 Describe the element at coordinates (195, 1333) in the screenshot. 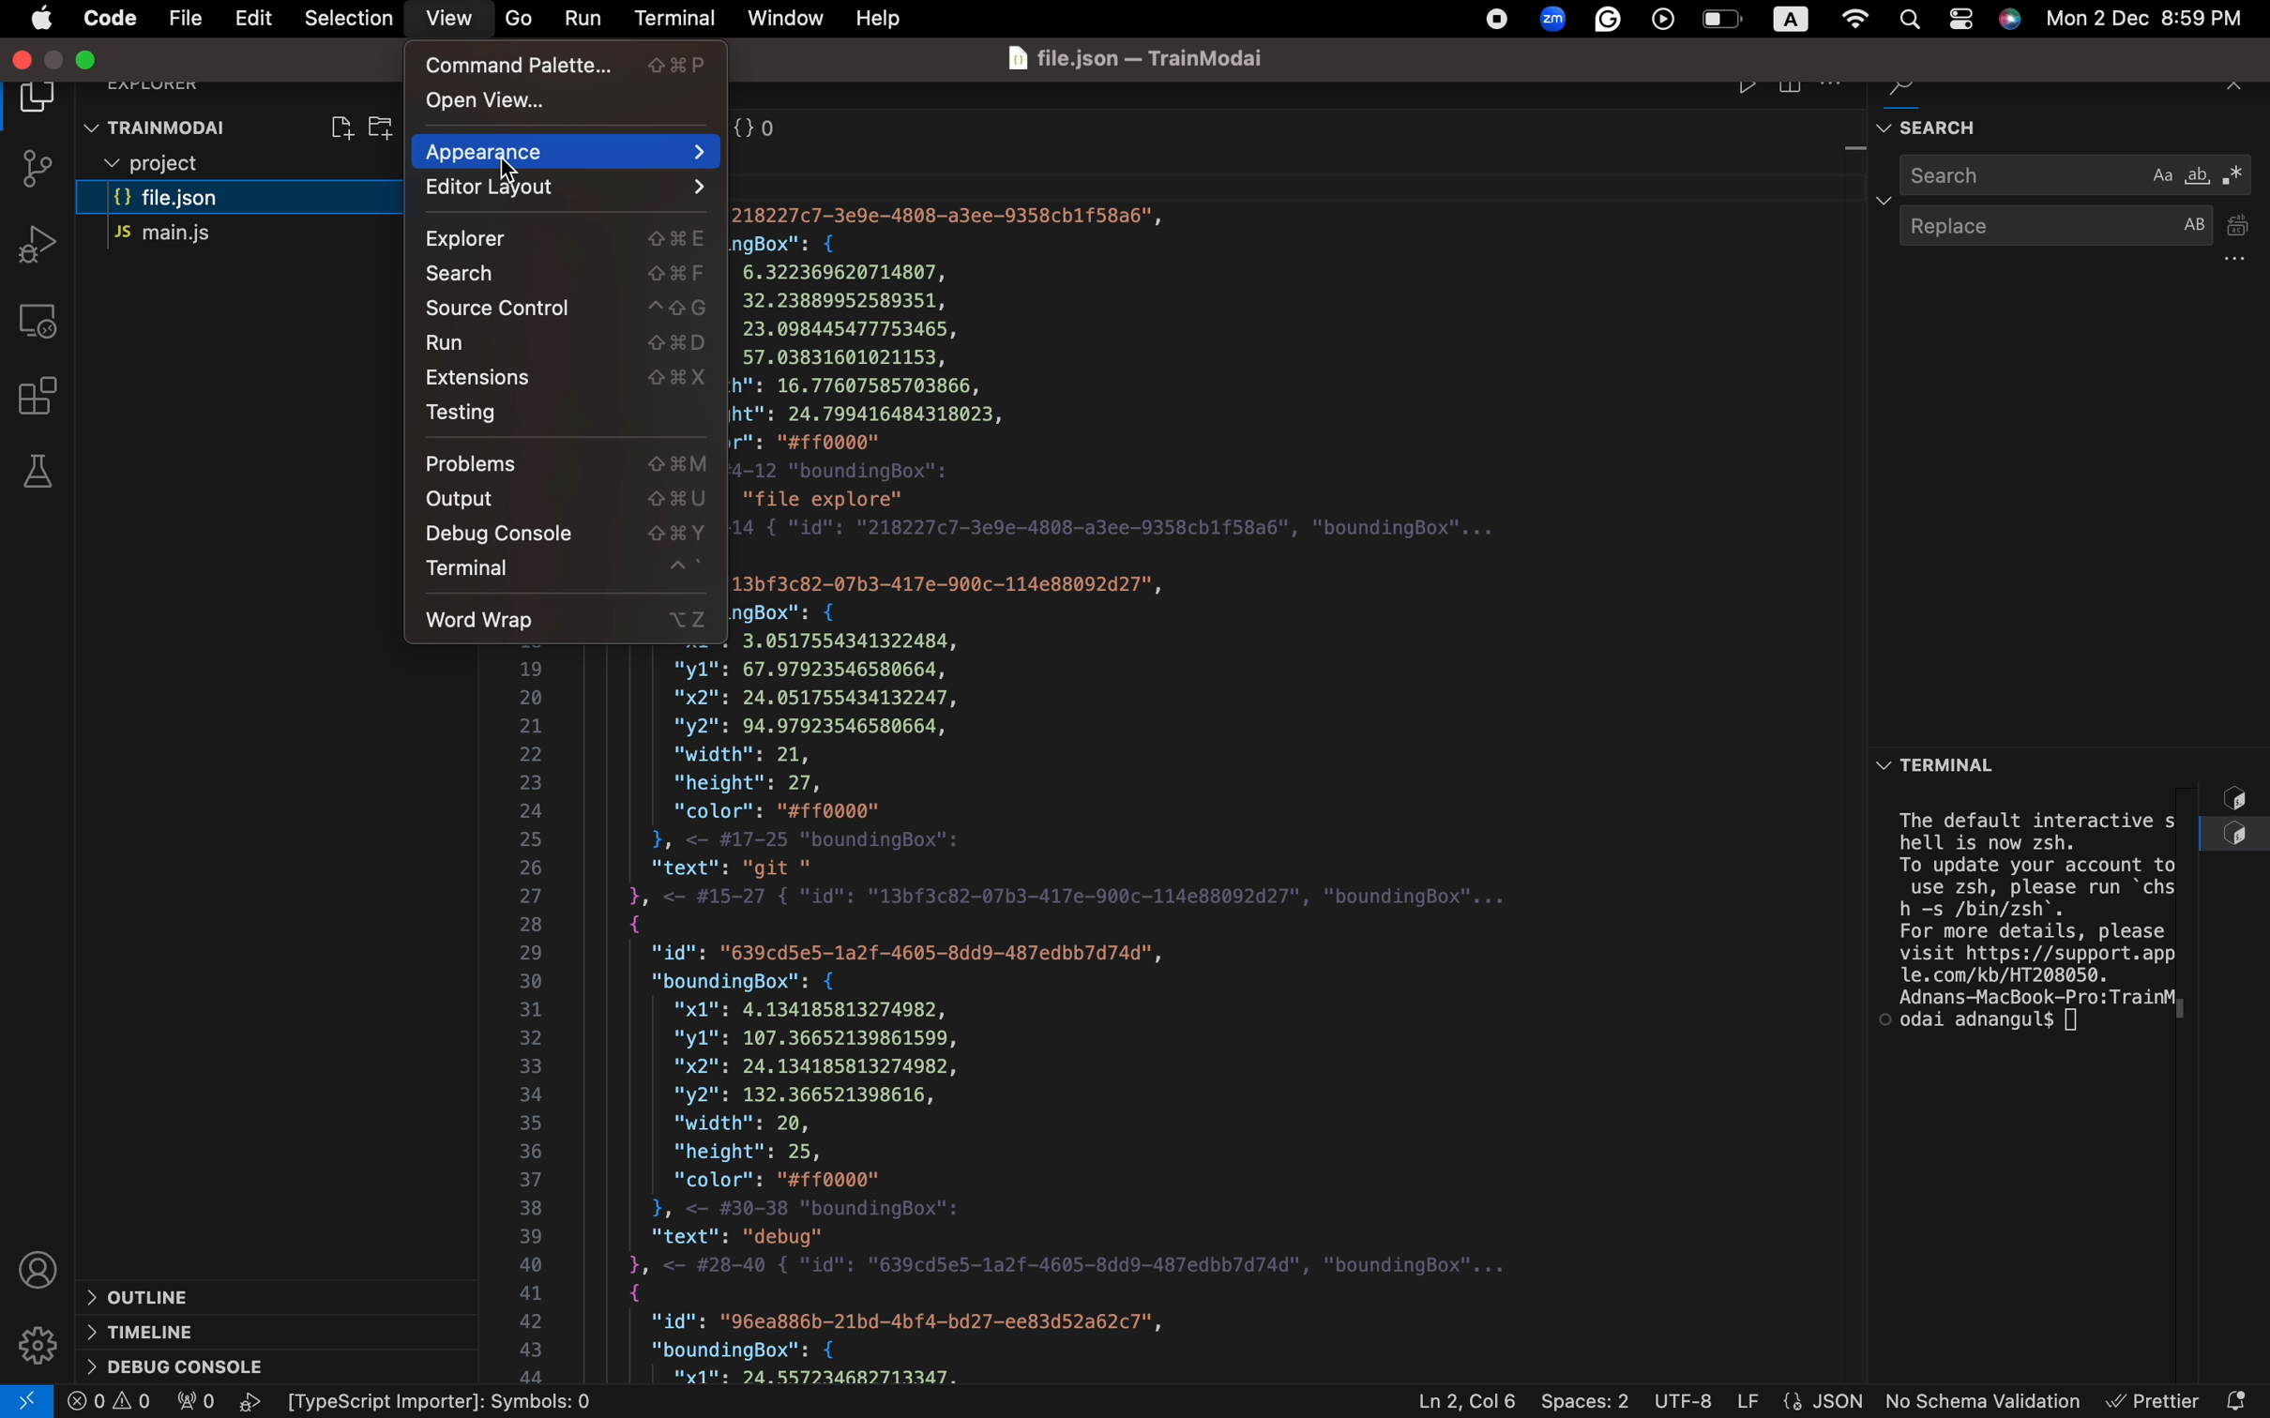

I see `timeline` at that location.